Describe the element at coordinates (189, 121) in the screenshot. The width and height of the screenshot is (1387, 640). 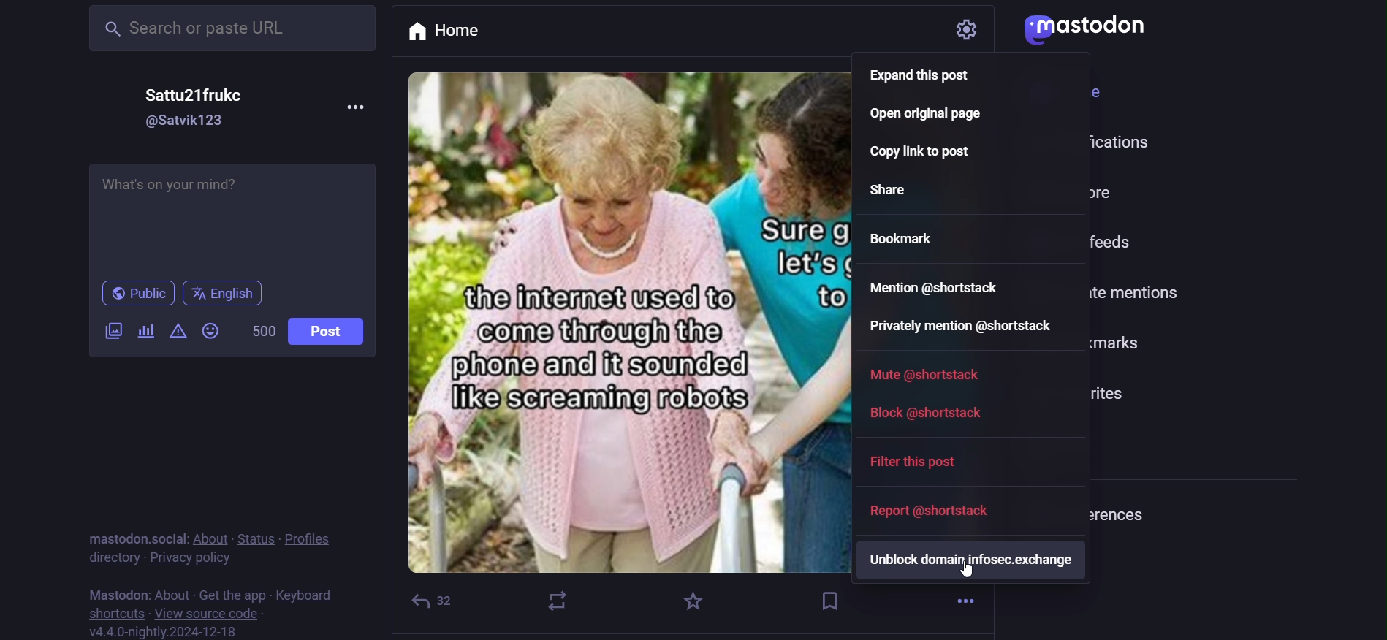
I see `@satvik123` at that location.